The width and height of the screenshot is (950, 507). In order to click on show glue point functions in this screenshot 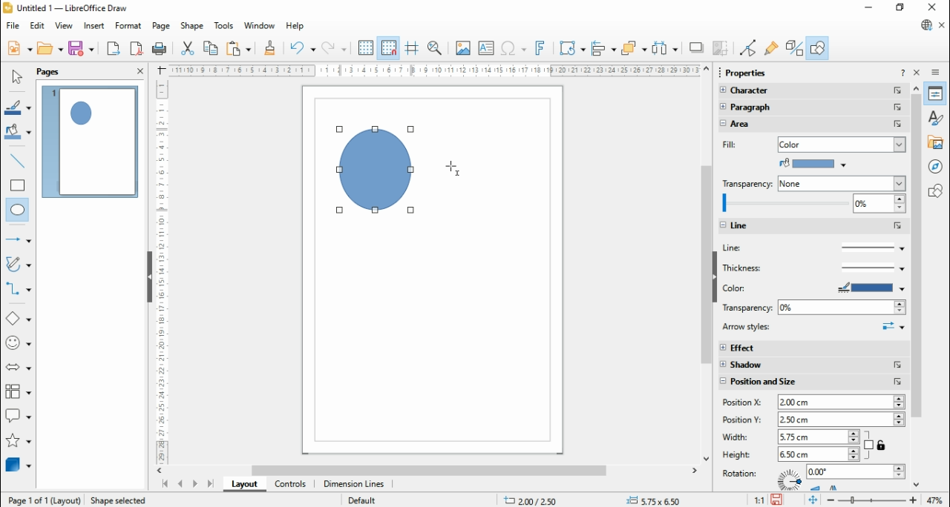, I will do `click(773, 47)`.